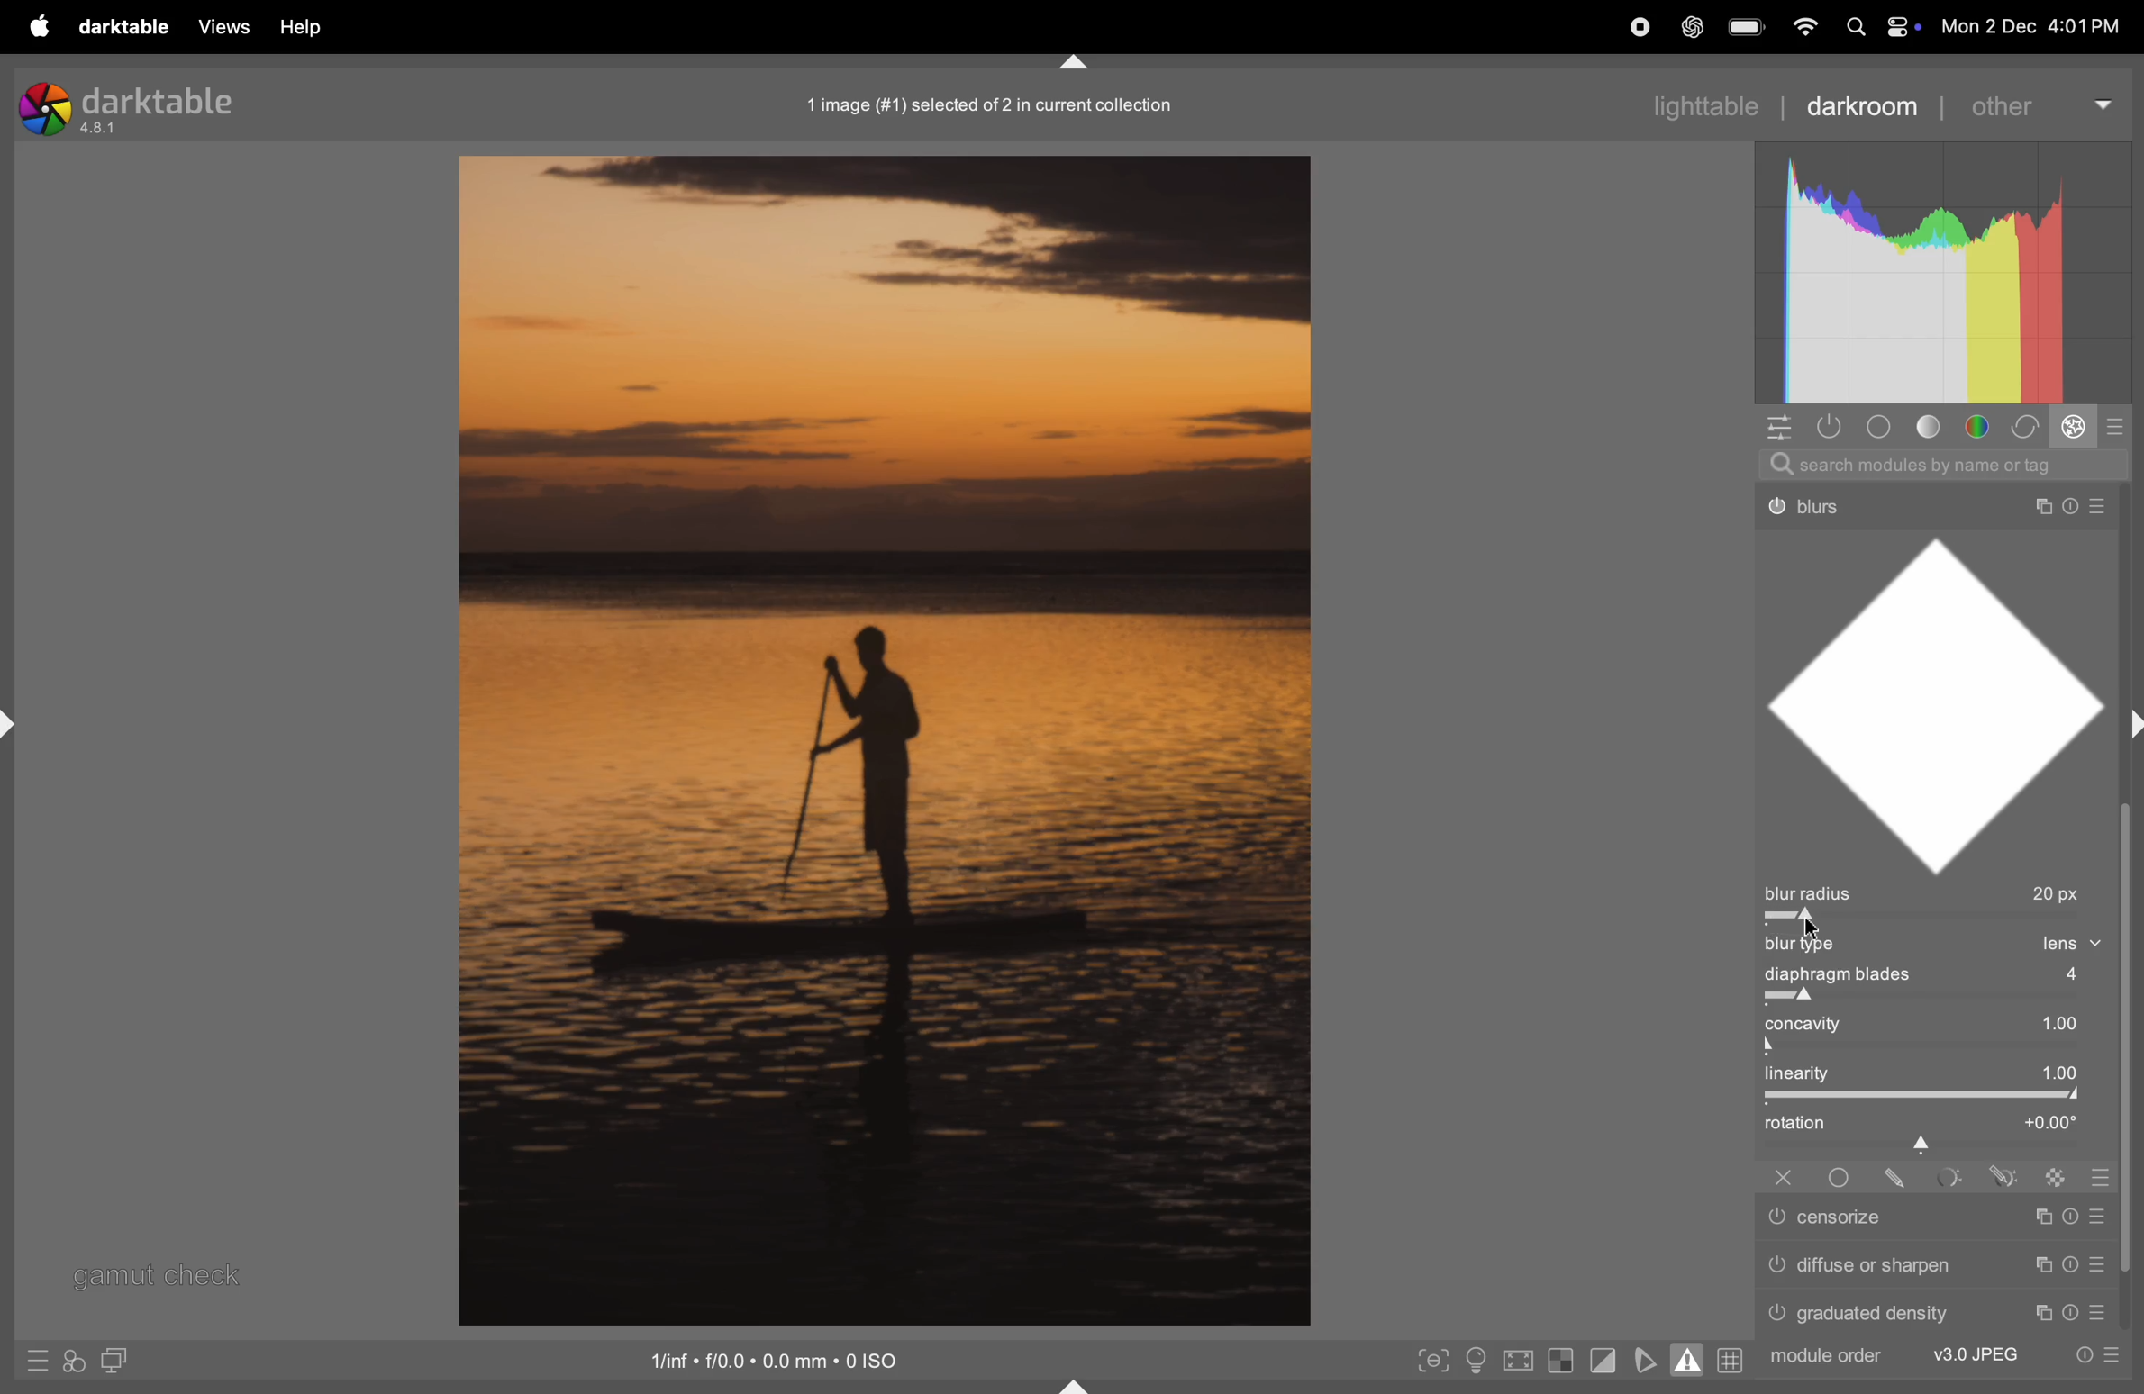 Image resolution: width=2144 pixels, height=1394 pixels. I want to click on views, so click(222, 26).